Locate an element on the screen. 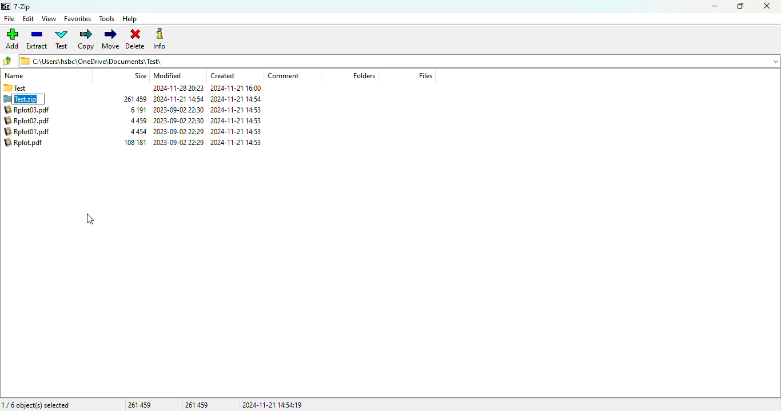 This screenshot has width=781, height=411. view is located at coordinates (49, 18).